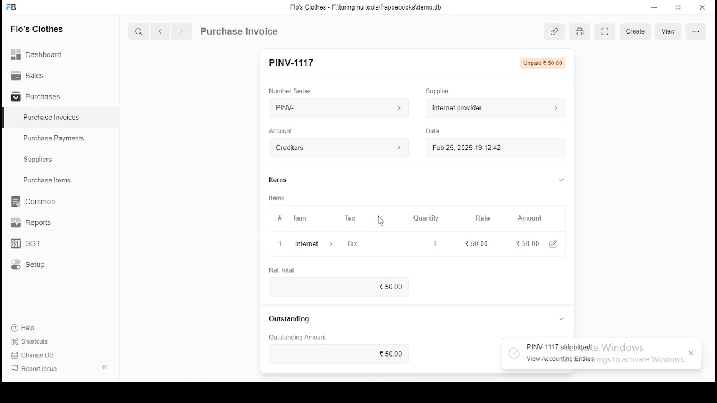  What do you see at coordinates (288, 319) in the screenshot?
I see `outstanding` at bounding box center [288, 319].